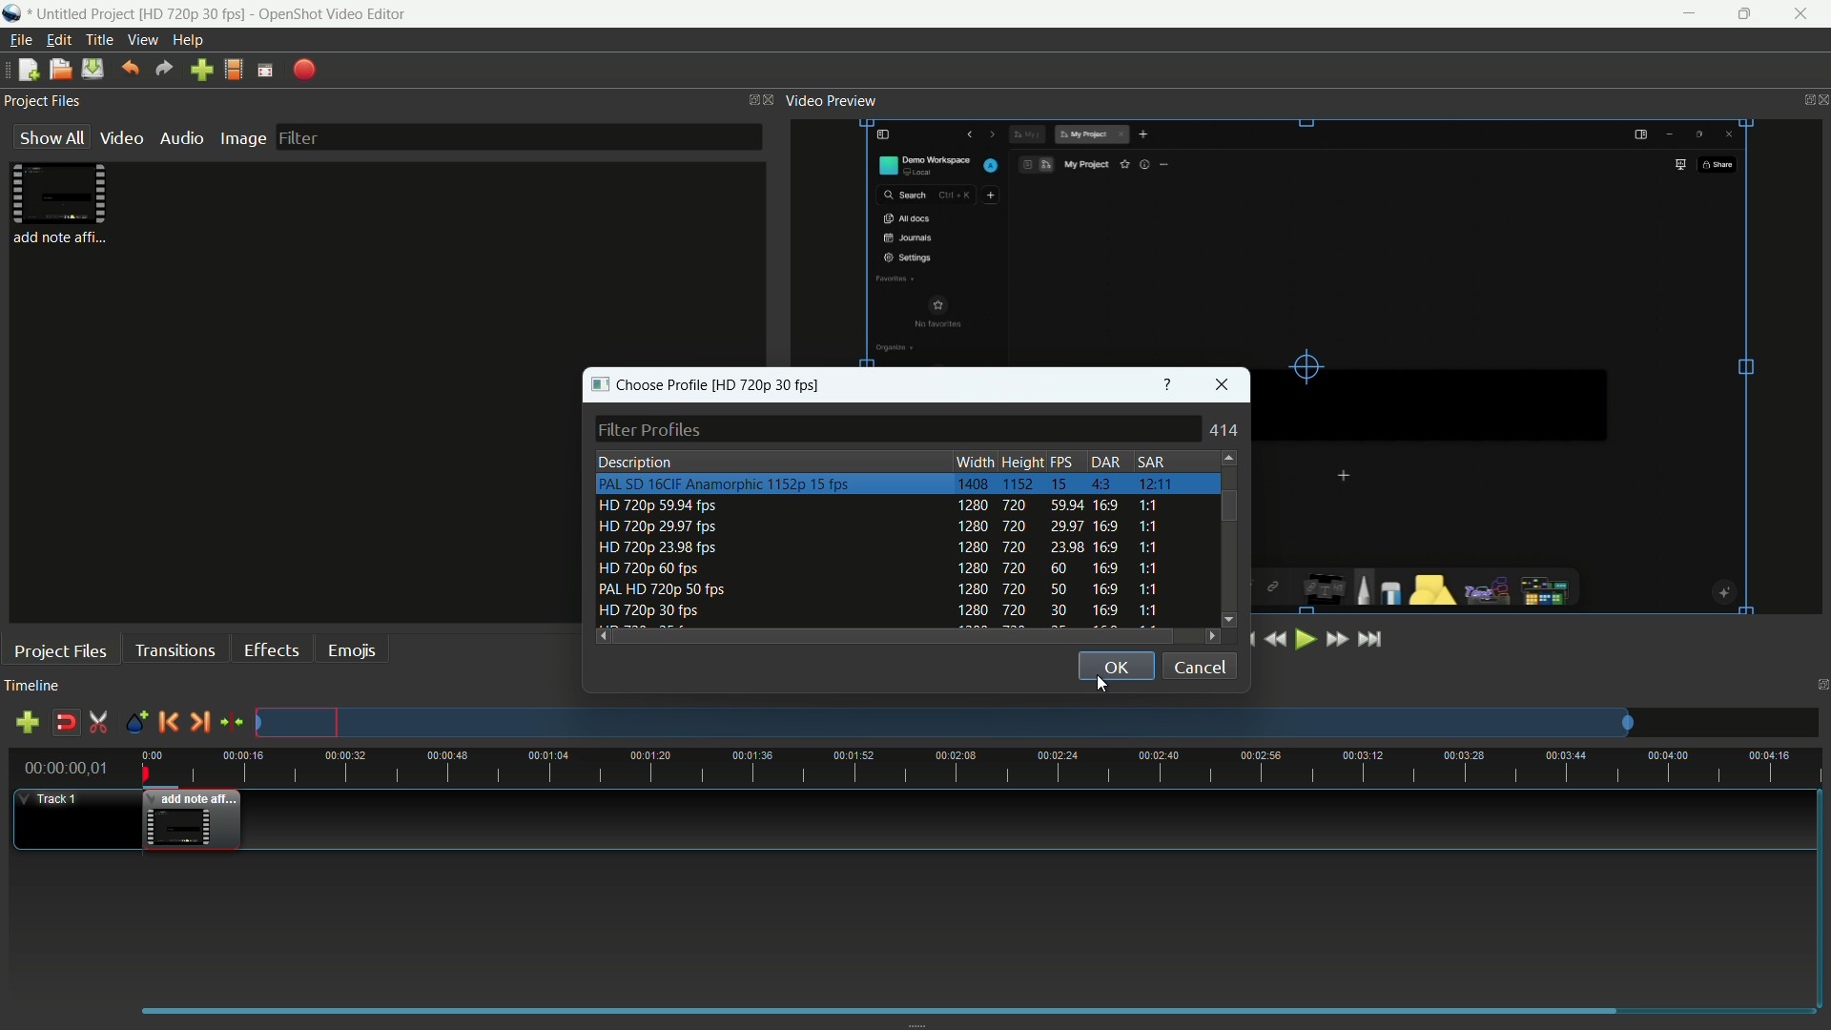  What do you see at coordinates (165, 69) in the screenshot?
I see `redo` at bounding box center [165, 69].